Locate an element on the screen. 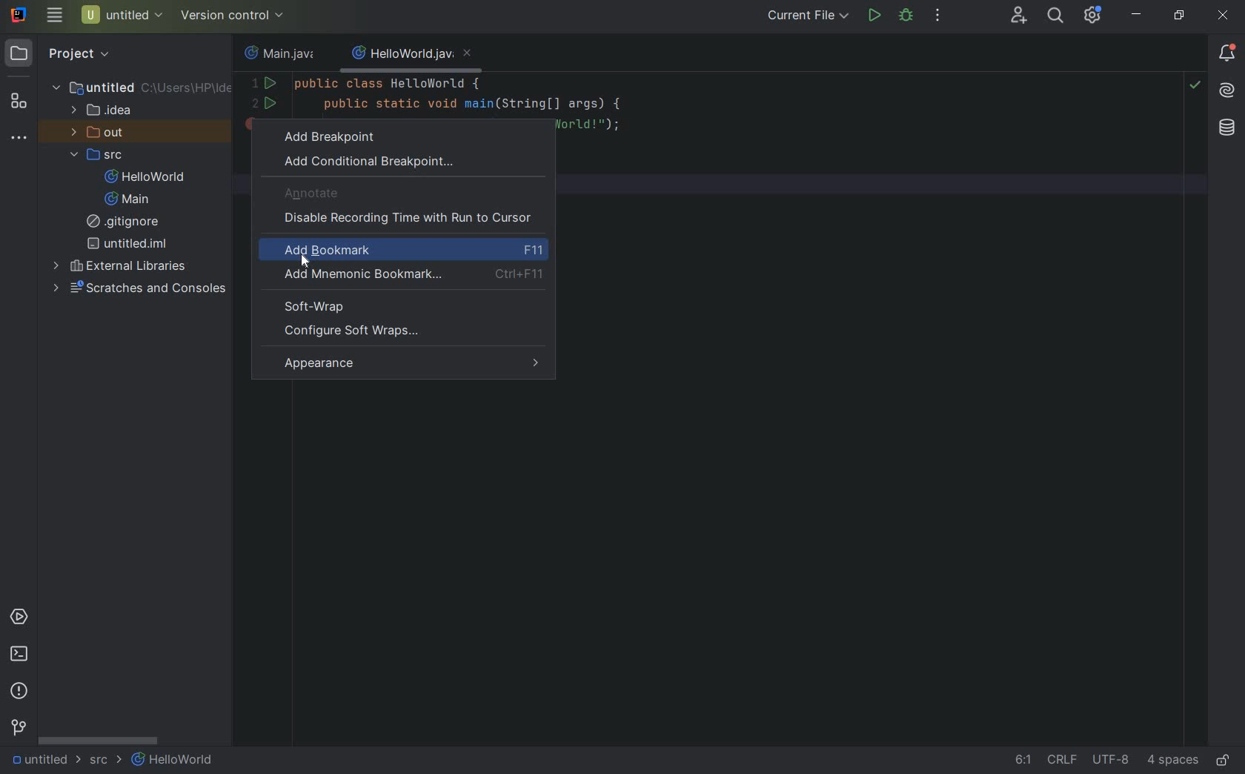 This screenshot has height=774, width=1245. main menu is located at coordinates (53, 16).